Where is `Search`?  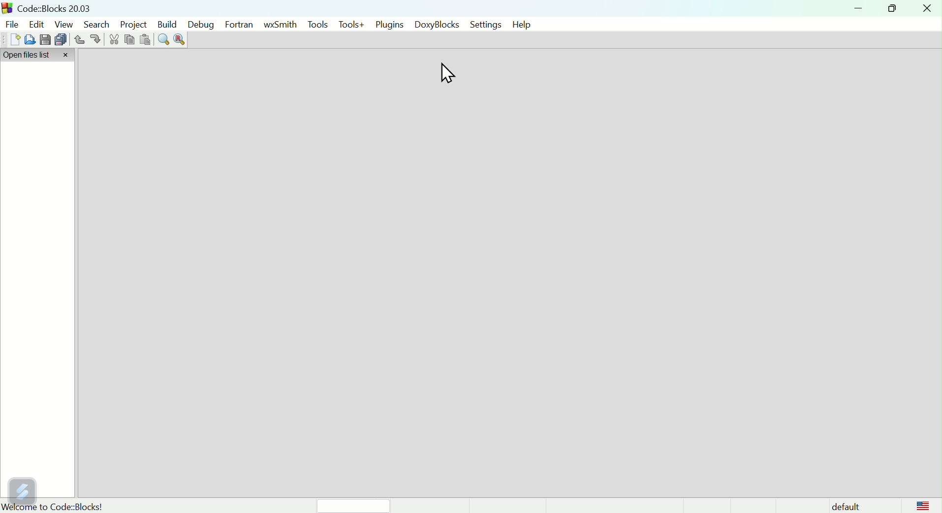
Search is located at coordinates (99, 25).